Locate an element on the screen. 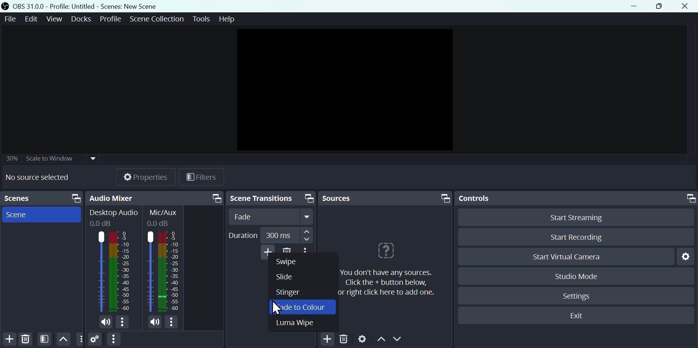 Image resolution: width=698 pixels, height=348 pixels. up is located at coordinates (382, 341).